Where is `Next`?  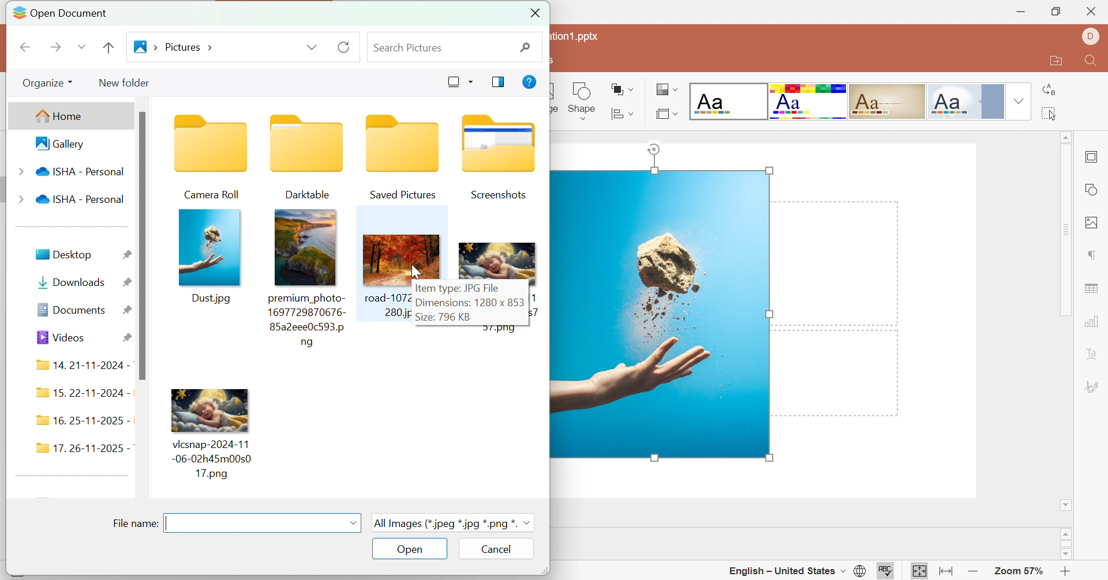
Next is located at coordinates (56, 46).